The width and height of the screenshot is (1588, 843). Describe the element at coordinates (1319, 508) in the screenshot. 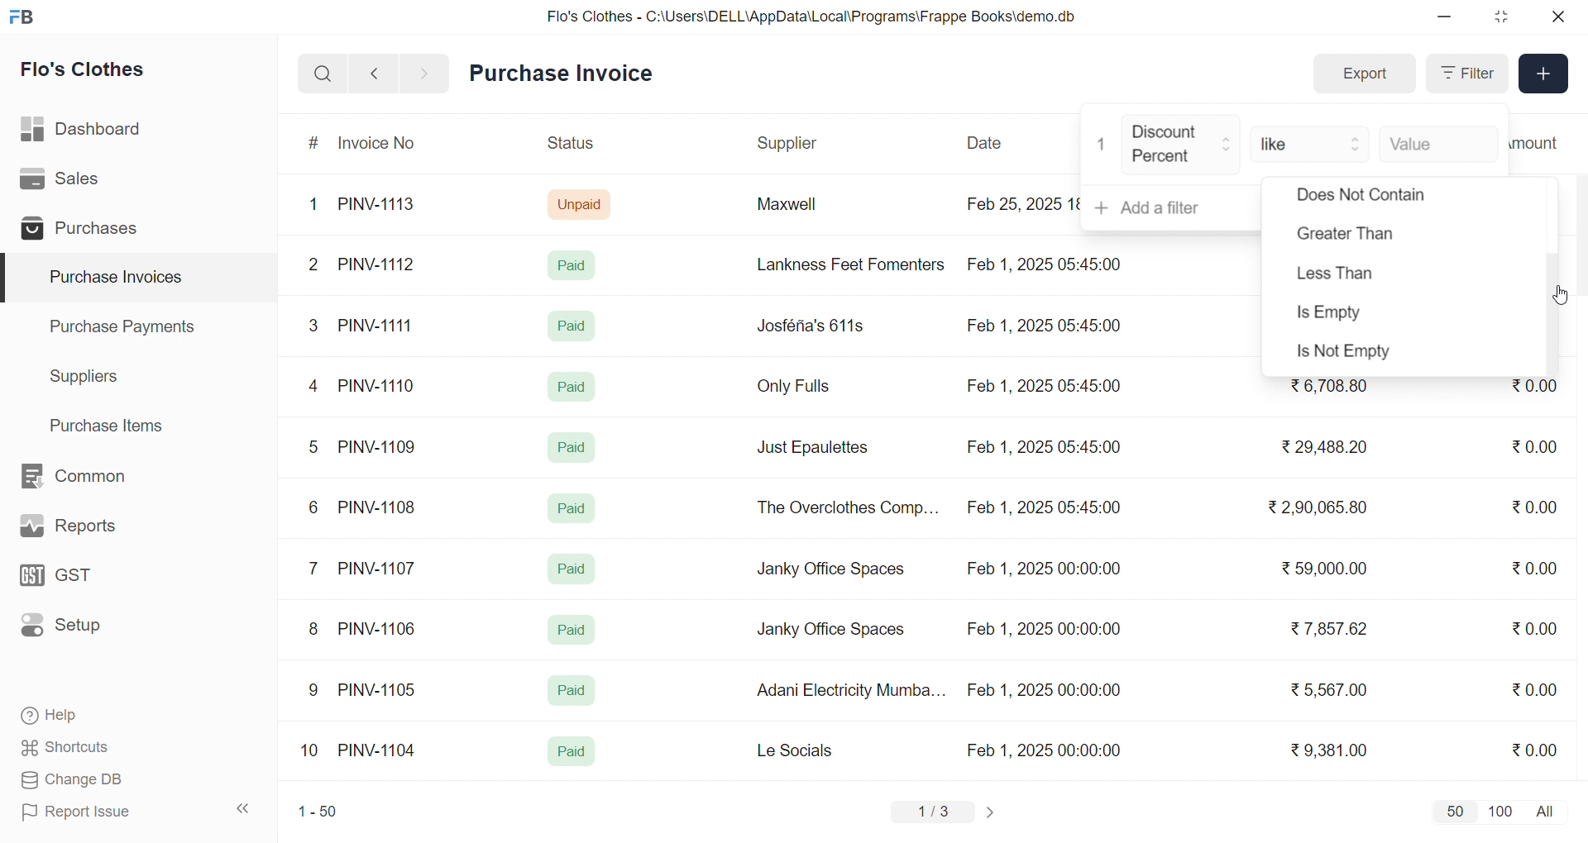

I see `₹ 2,90,065.80` at that location.